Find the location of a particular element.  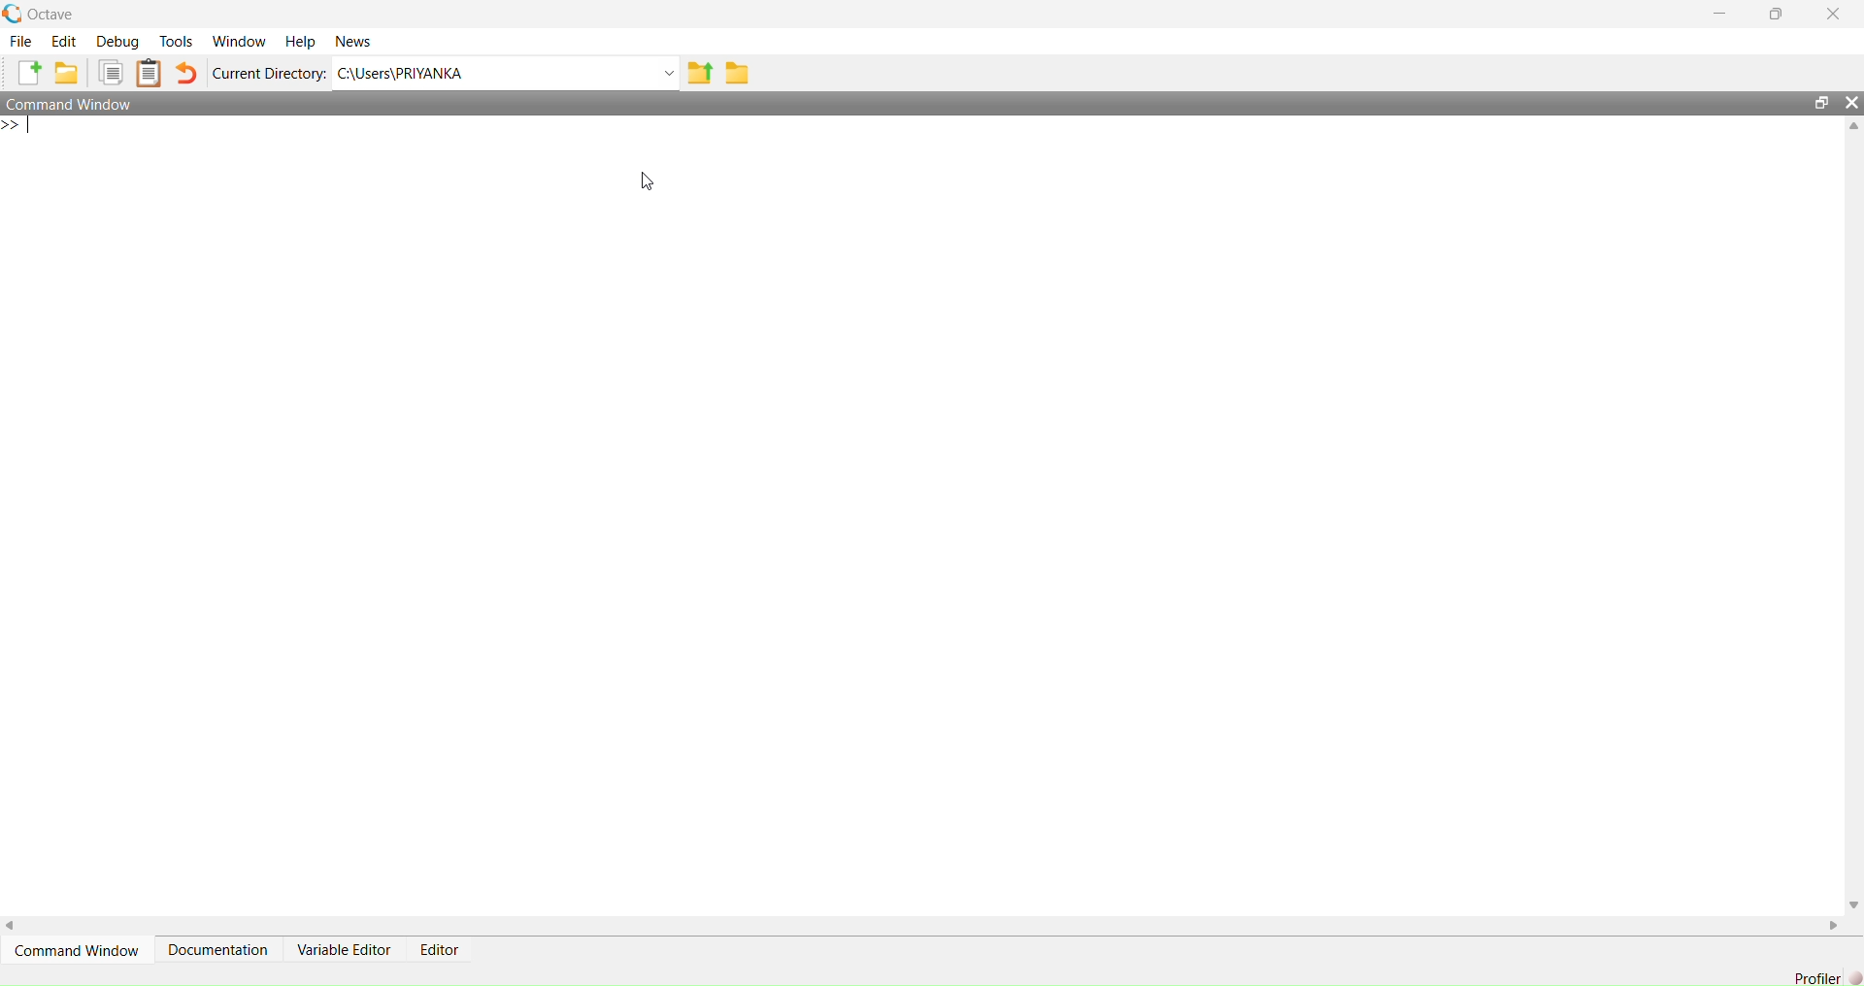

Dropdown is located at coordinates (665, 72).